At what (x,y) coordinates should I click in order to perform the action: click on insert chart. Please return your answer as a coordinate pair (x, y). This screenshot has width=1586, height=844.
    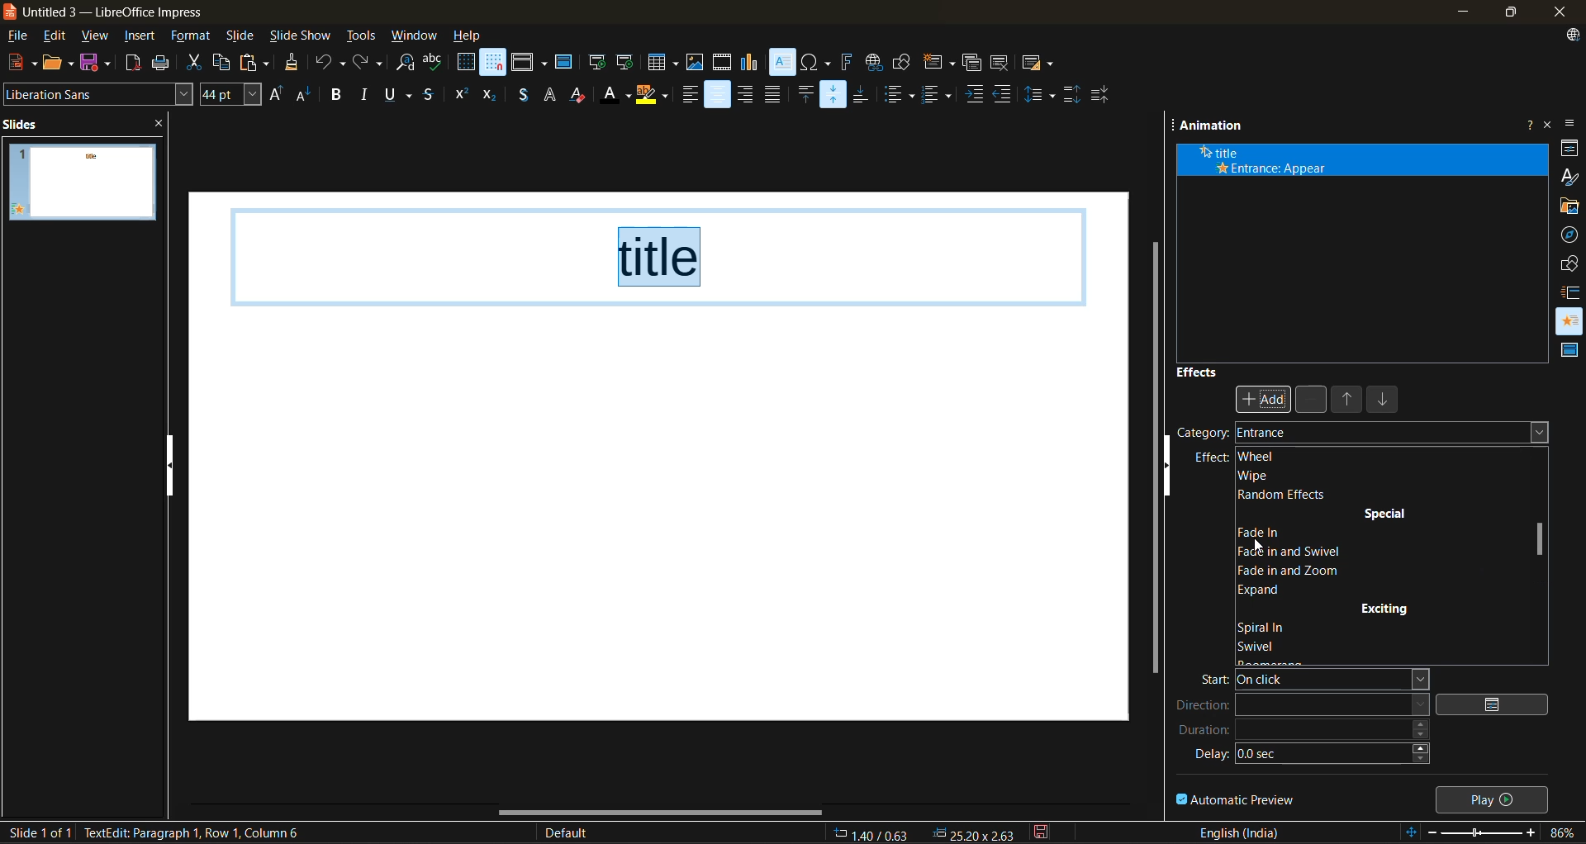
    Looking at the image, I should click on (751, 63).